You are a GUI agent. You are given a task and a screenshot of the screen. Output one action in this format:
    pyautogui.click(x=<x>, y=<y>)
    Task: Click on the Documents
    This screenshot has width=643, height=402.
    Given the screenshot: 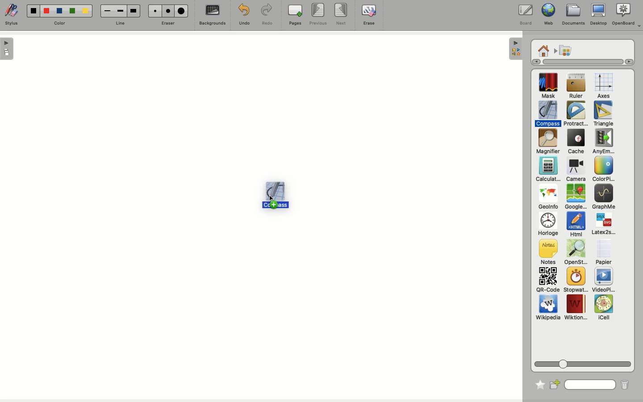 What is the action you would take?
    pyautogui.click(x=573, y=15)
    